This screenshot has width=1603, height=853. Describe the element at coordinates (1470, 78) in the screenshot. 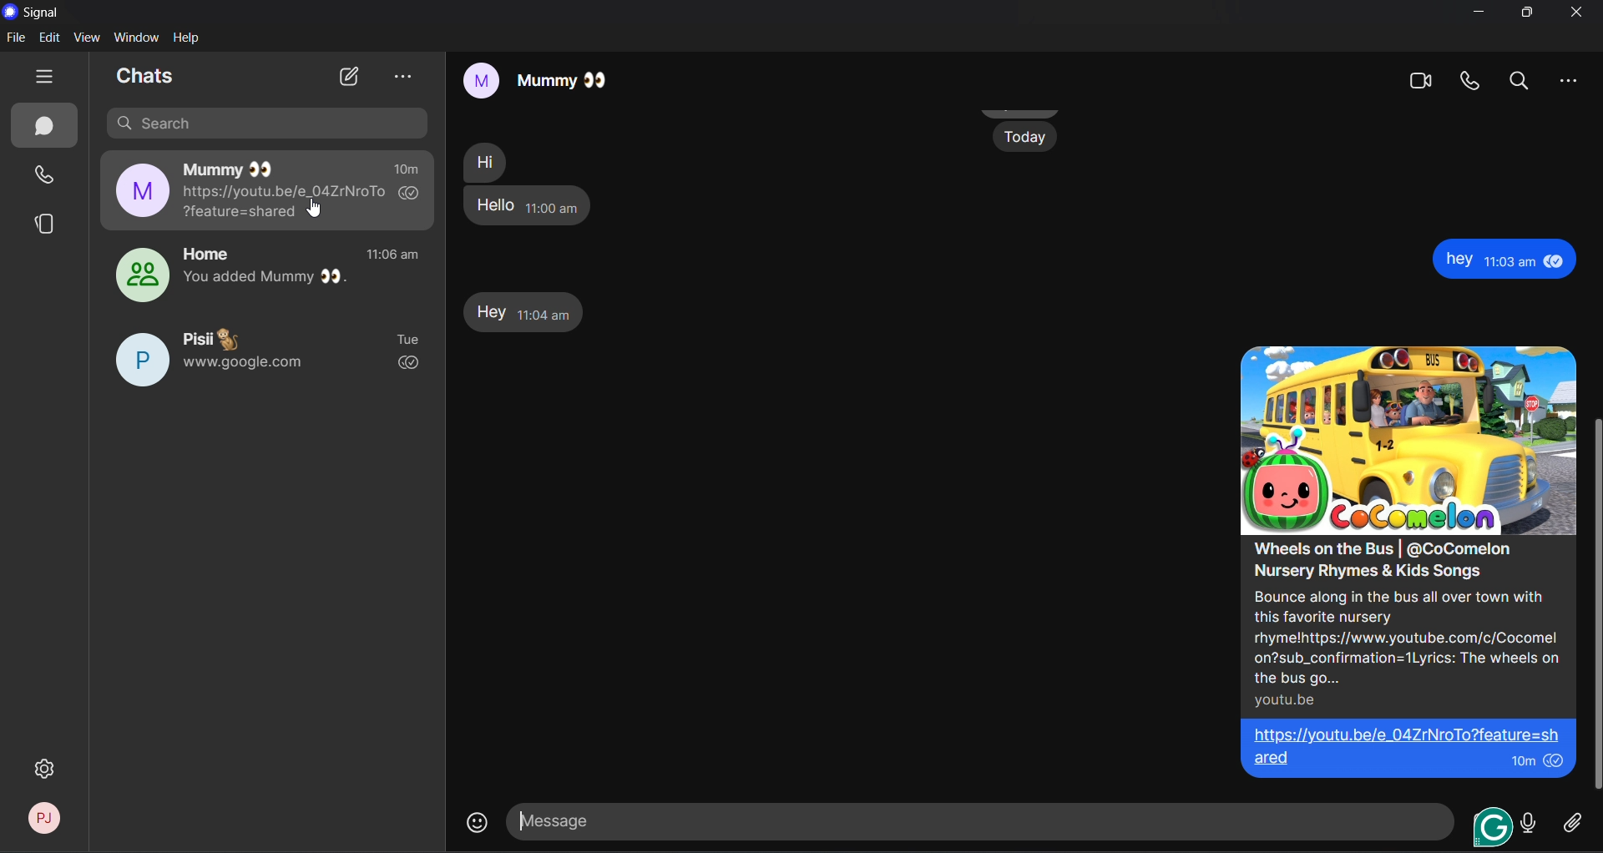

I see `video call` at that location.